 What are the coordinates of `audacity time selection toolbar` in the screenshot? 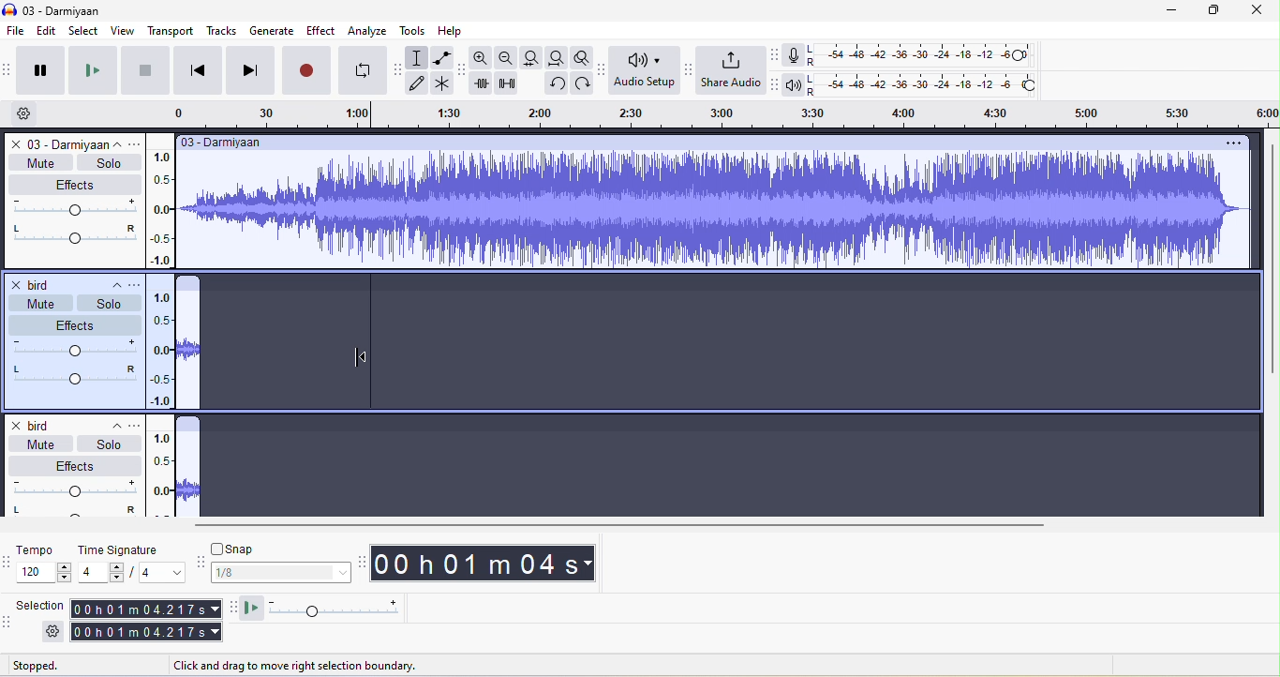 It's located at (8, 561).